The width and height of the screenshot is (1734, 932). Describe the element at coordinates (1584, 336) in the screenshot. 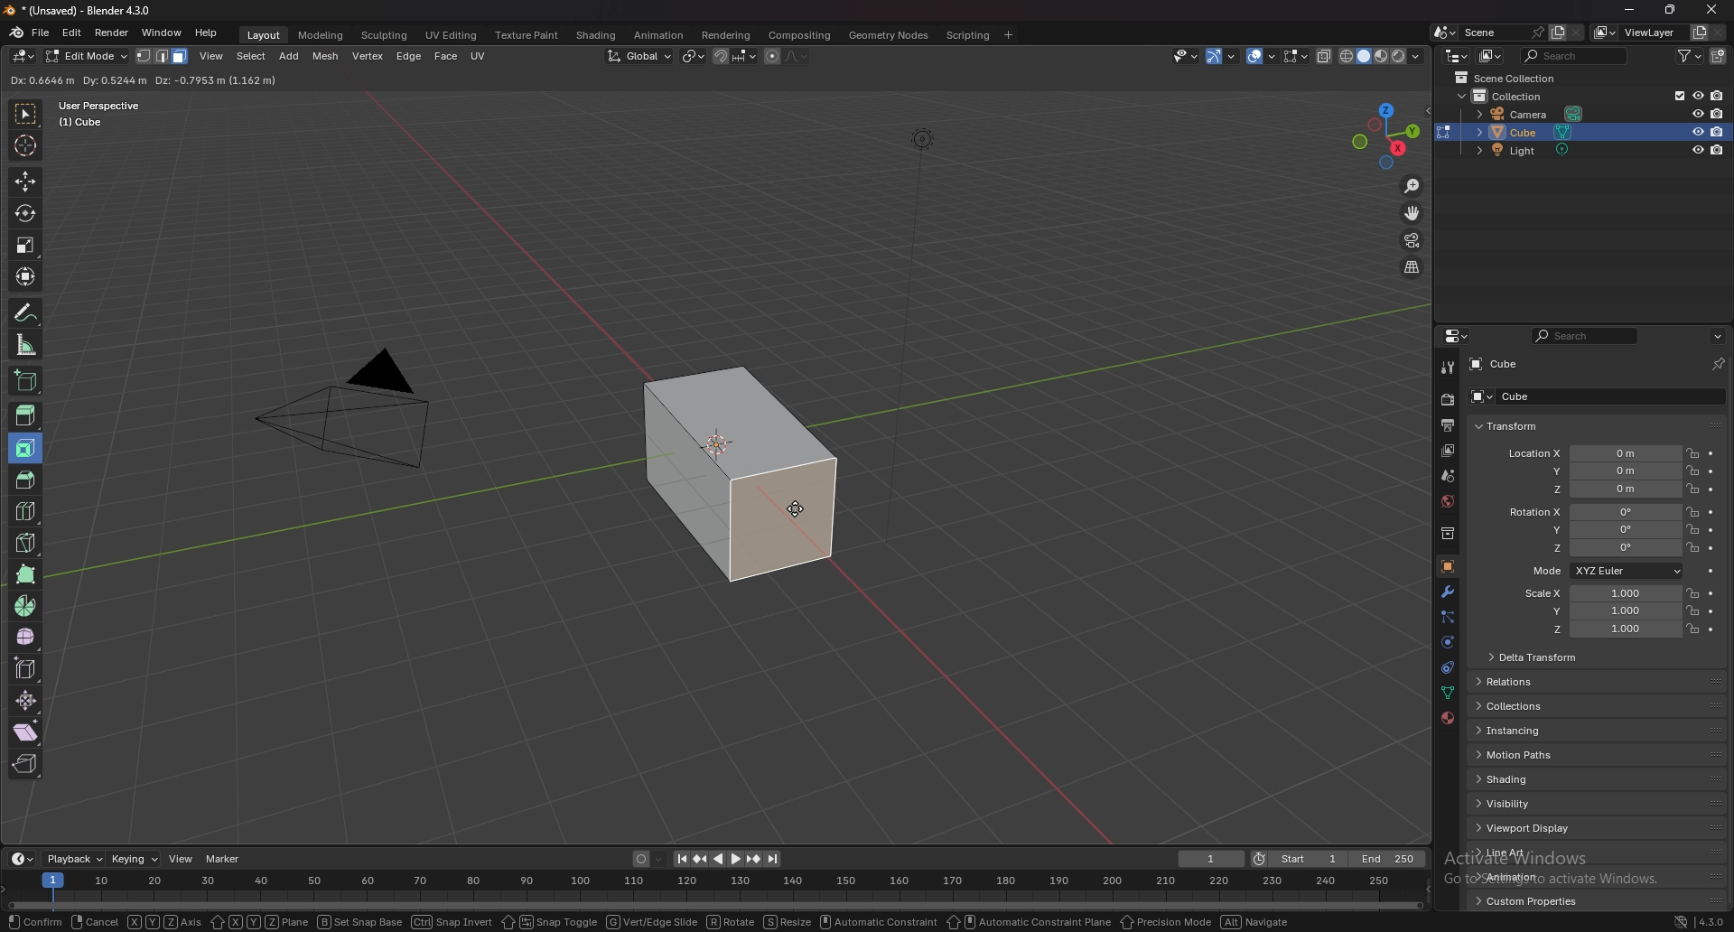

I see `search` at that location.